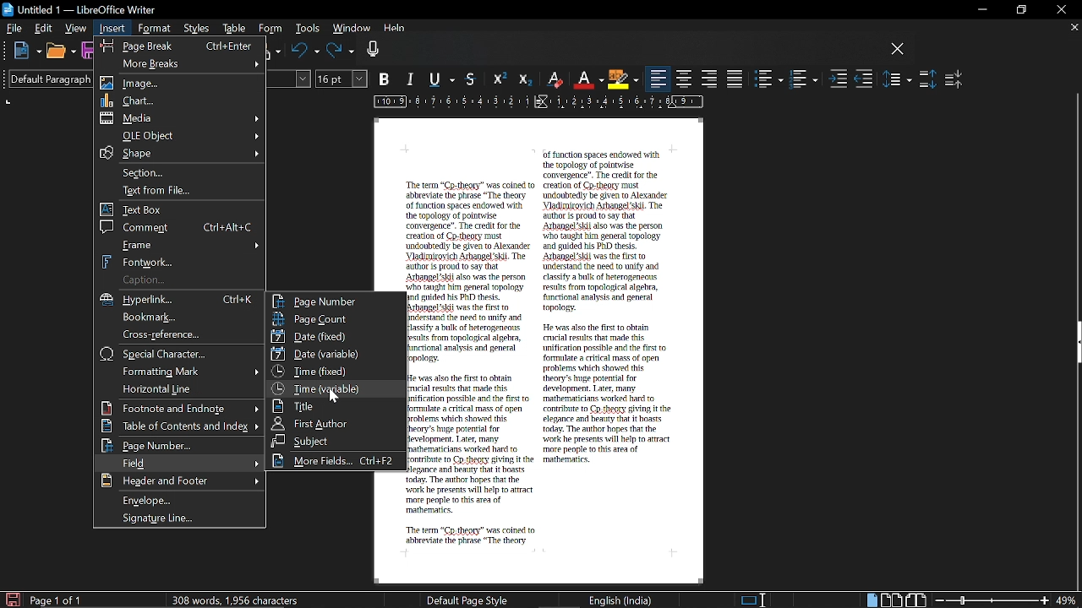 This screenshot has width=1082, height=608. What do you see at coordinates (333, 335) in the screenshot?
I see `Date` at bounding box center [333, 335].